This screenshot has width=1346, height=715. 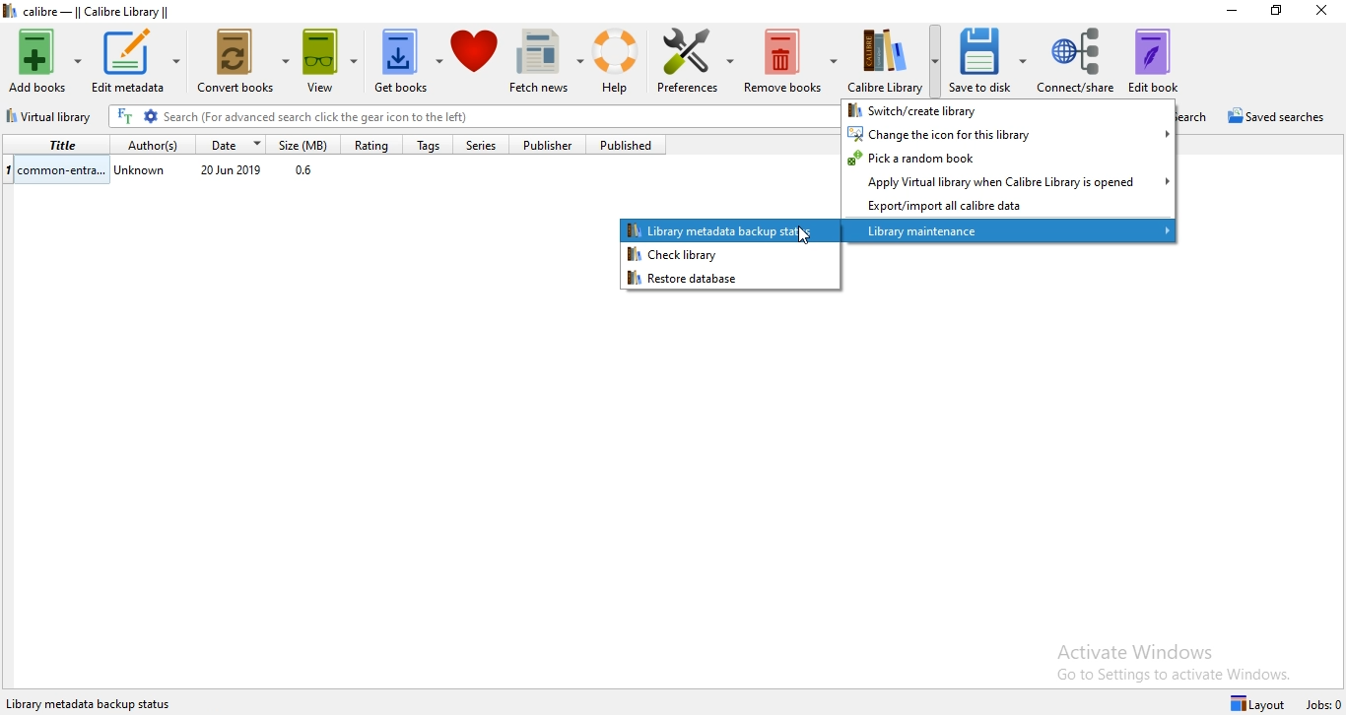 What do you see at coordinates (233, 144) in the screenshot?
I see `Date` at bounding box center [233, 144].